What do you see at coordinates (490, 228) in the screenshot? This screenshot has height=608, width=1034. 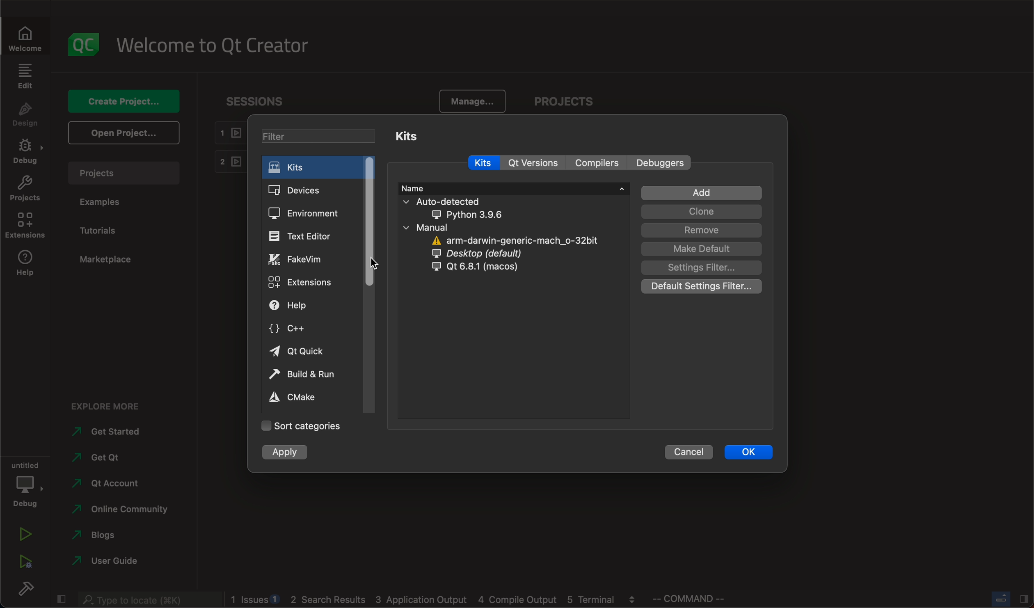 I see `manual` at bounding box center [490, 228].